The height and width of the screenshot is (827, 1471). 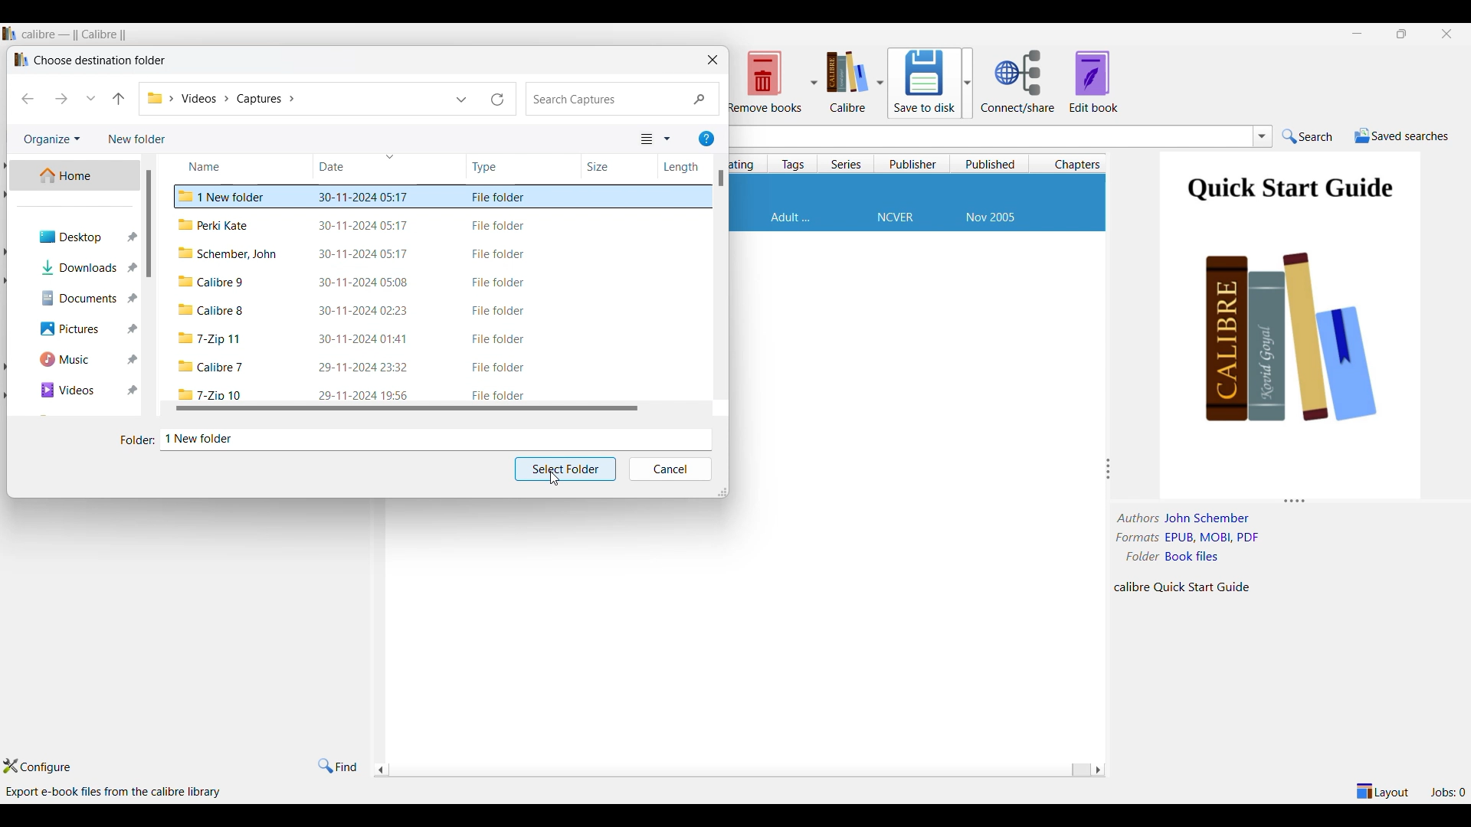 I want to click on Recent locations, so click(x=91, y=98).